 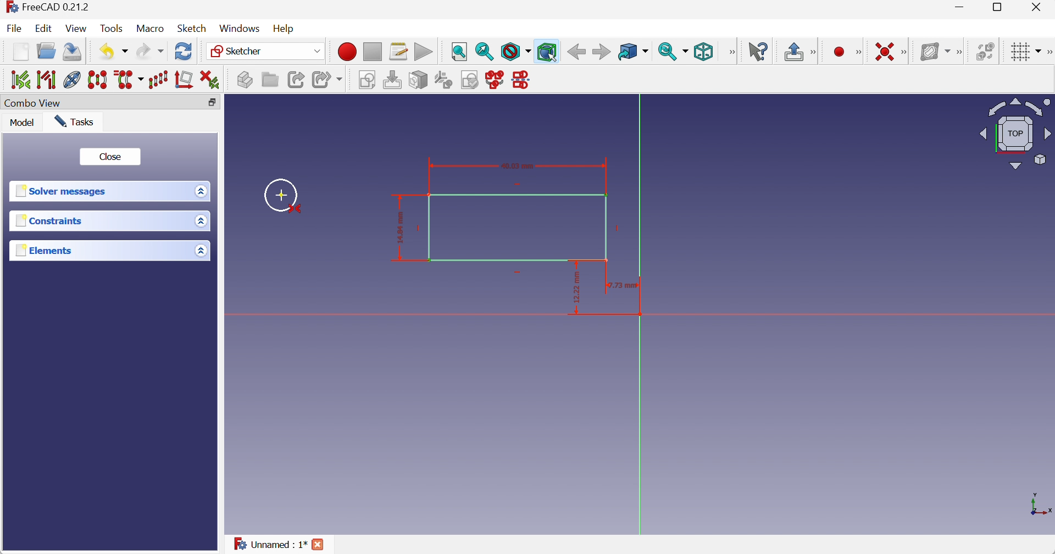 I want to click on Undo, so click(x=115, y=52).